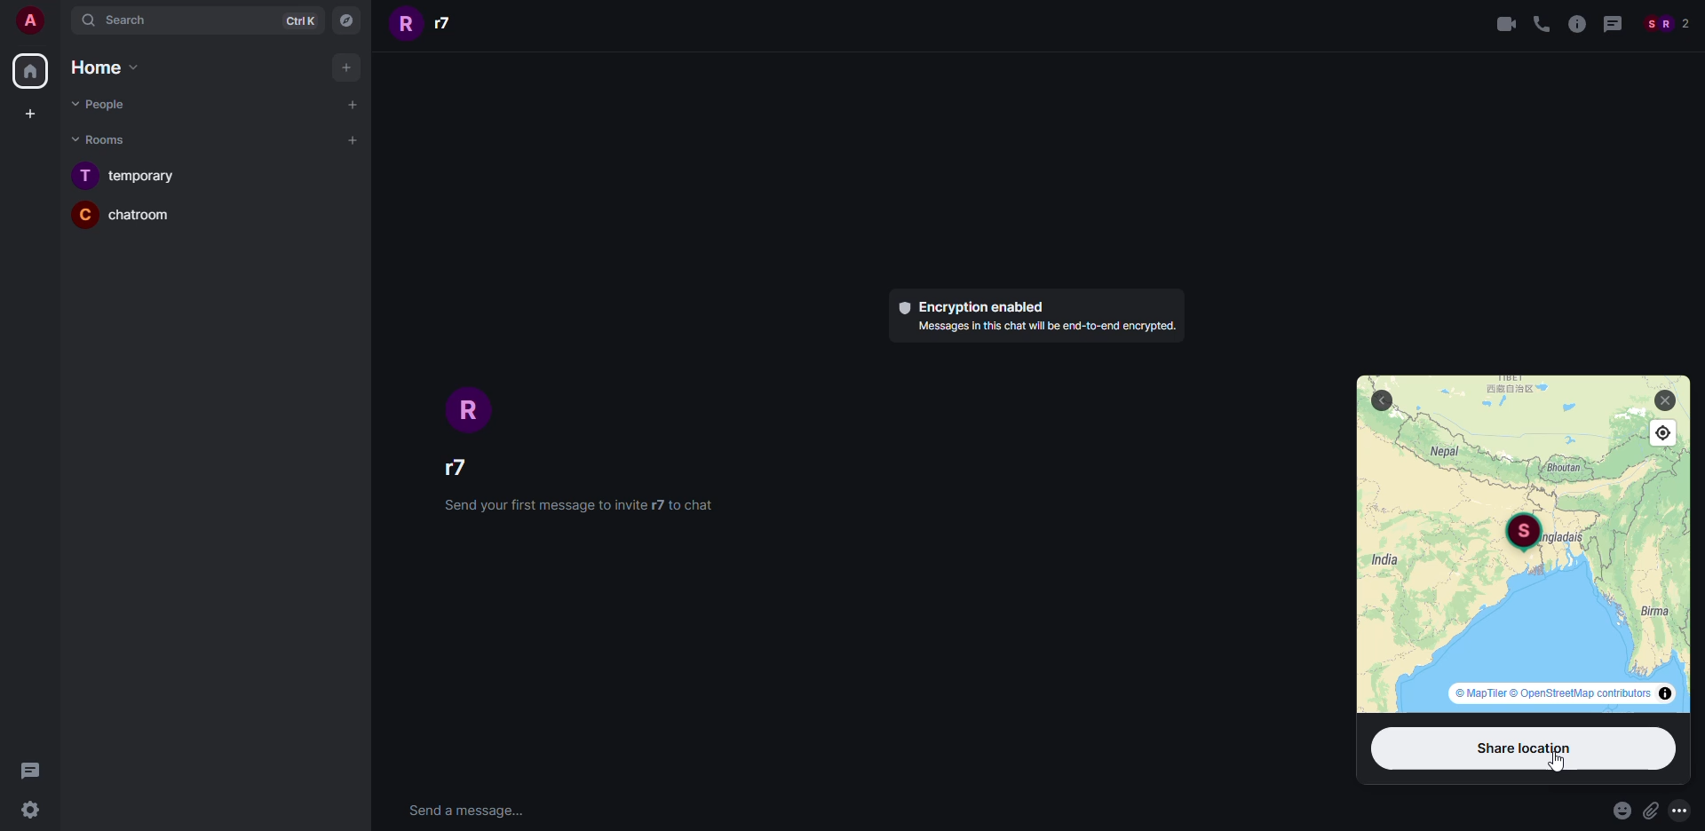 The width and height of the screenshot is (1705, 831). What do you see at coordinates (302, 20) in the screenshot?
I see `CtrlK` at bounding box center [302, 20].